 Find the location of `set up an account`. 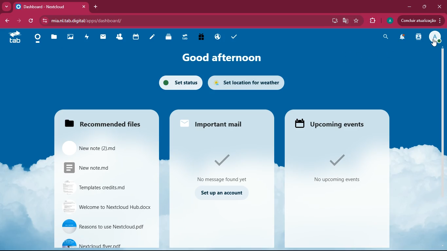

set up an account is located at coordinates (219, 192).